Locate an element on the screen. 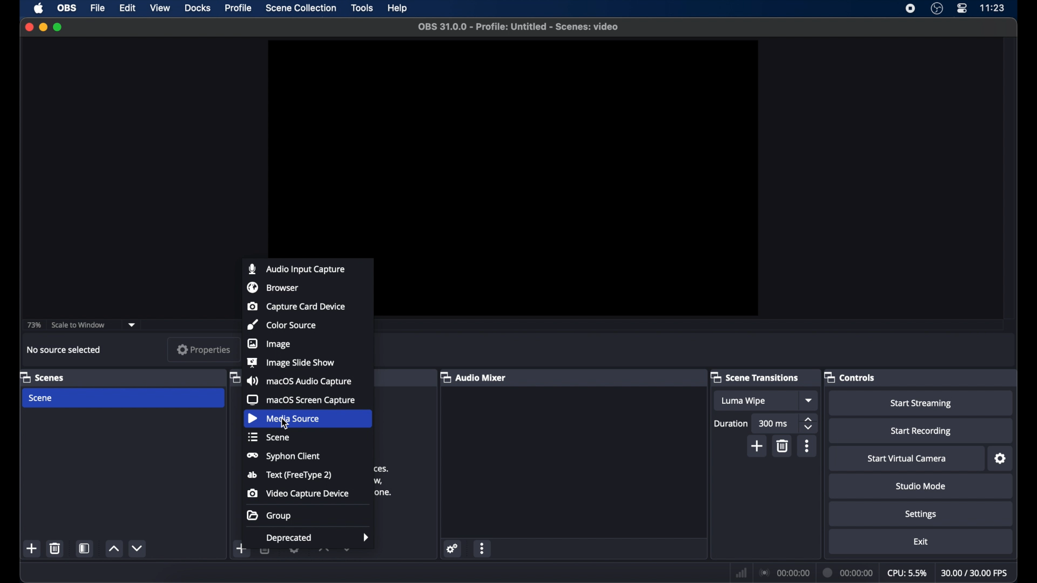 The width and height of the screenshot is (1037, 583). deprecated is located at coordinates (319, 538).